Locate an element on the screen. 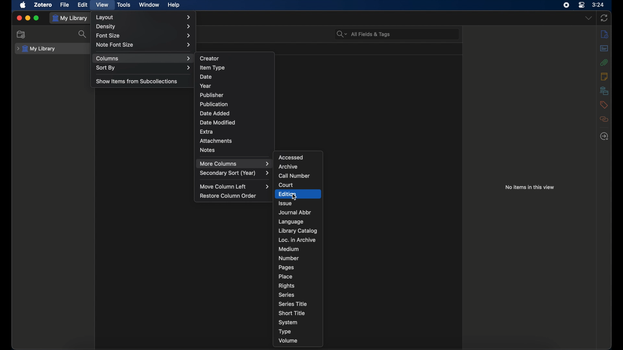 The width and height of the screenshot is (623, 350). series title is located at coordinates (294, 304).